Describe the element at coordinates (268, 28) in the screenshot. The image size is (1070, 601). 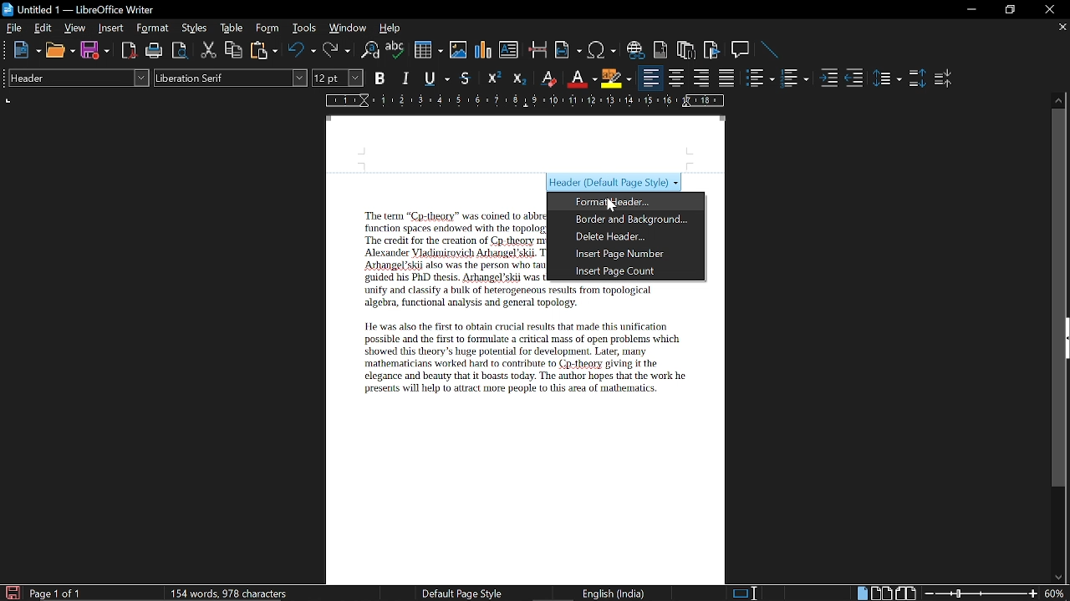
I see `Form` at that location.